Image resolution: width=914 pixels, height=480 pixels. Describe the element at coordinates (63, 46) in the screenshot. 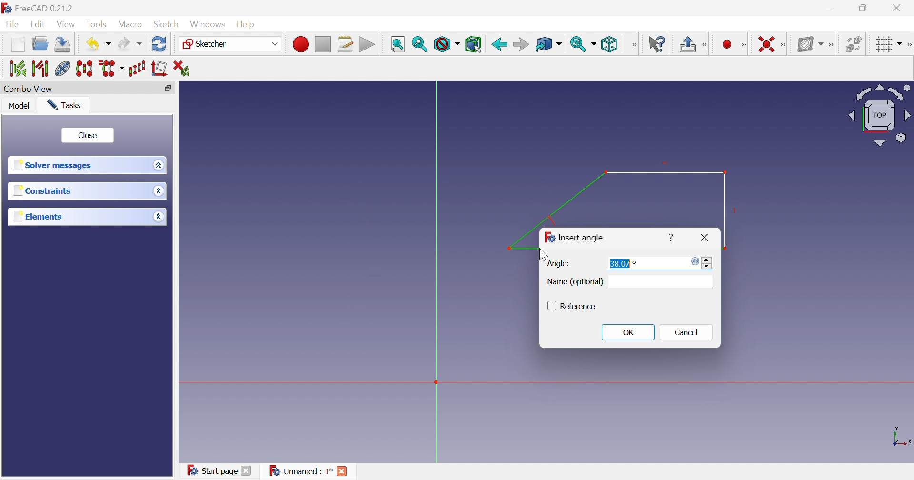

I see `Save` at that location.